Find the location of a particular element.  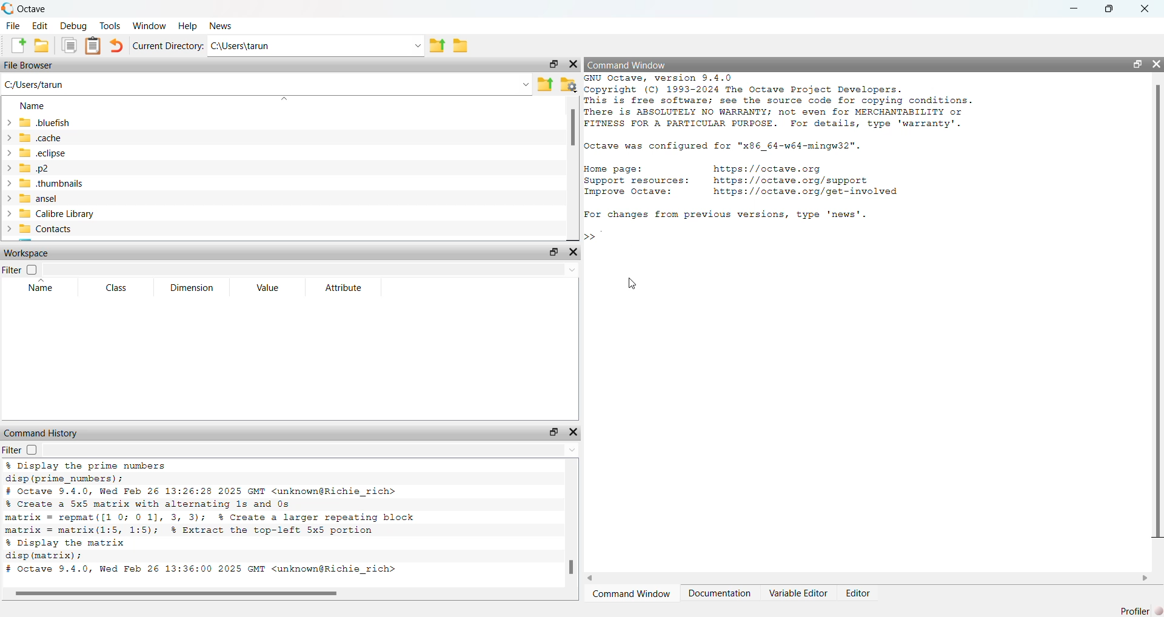

news is located at coordinates (221, 25).